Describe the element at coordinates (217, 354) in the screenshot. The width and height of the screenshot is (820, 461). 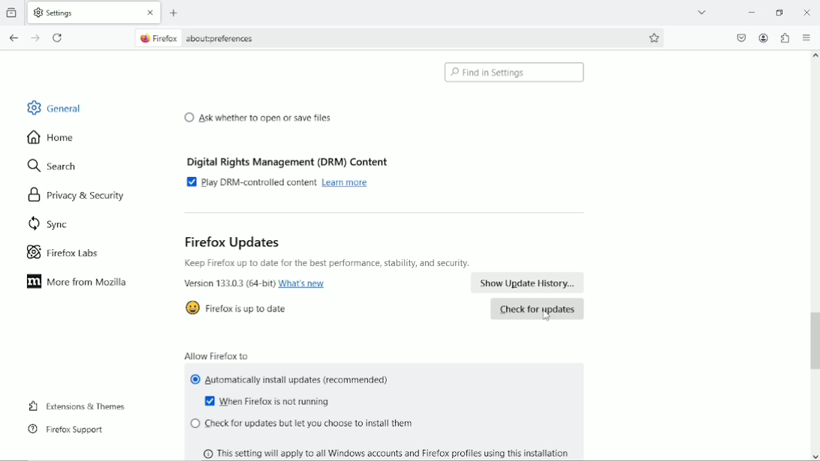
I see `Allow firefox to` at that location.